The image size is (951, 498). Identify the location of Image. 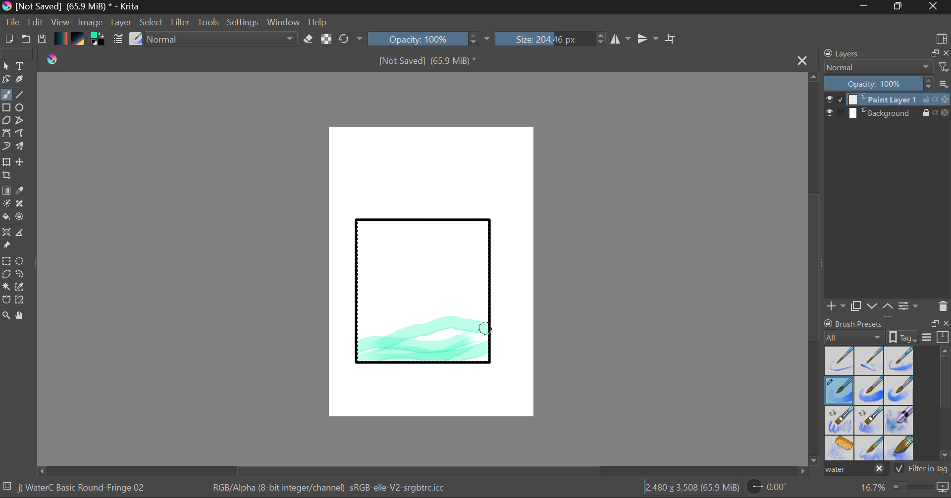
(91, 23).